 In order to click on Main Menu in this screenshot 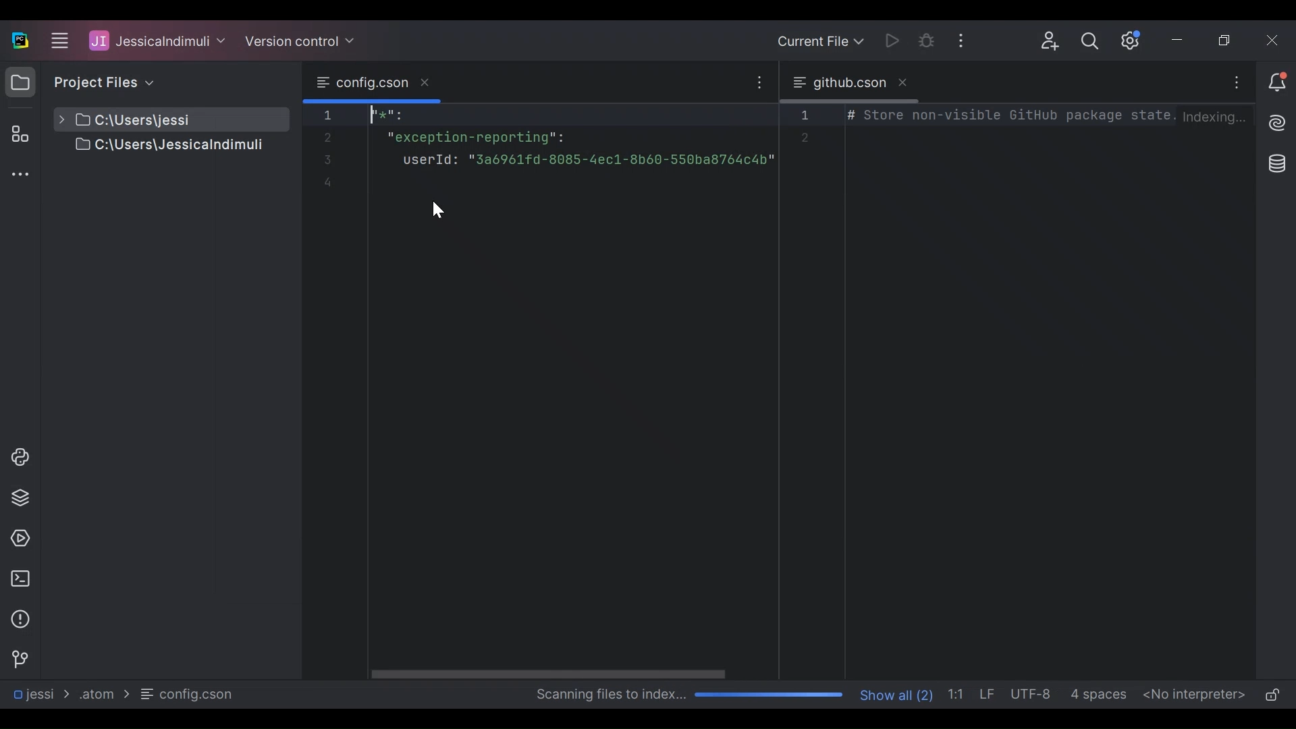, I will do `click(58, 38)`.